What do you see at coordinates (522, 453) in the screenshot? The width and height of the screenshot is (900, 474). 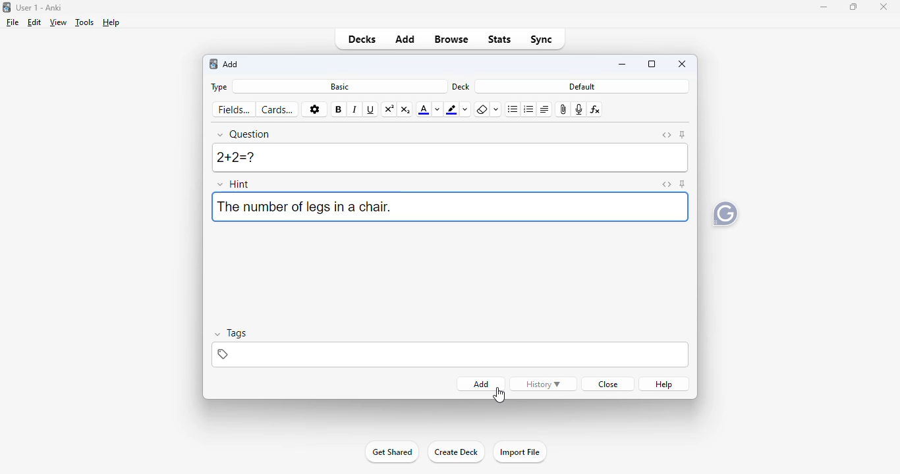 I see `Import File` at bounding box center [522, 453].